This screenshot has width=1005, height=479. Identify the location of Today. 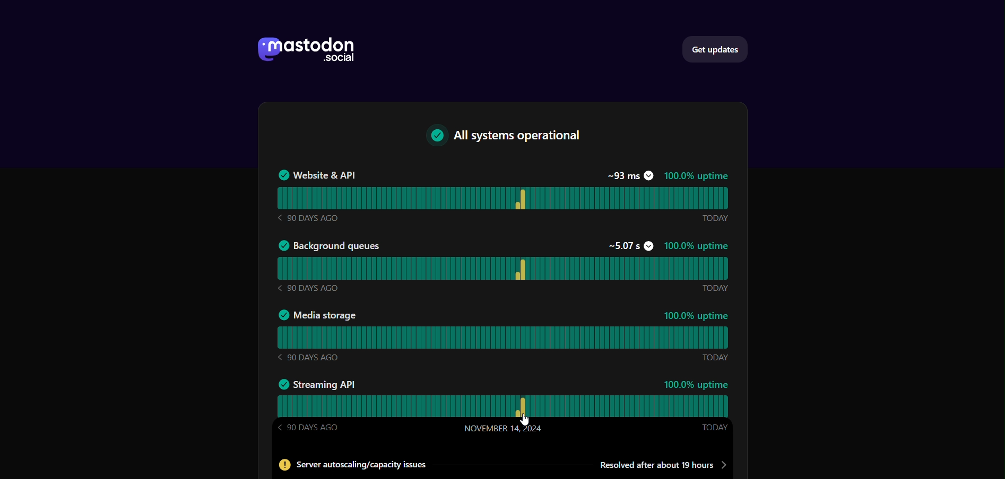
(715, 357).